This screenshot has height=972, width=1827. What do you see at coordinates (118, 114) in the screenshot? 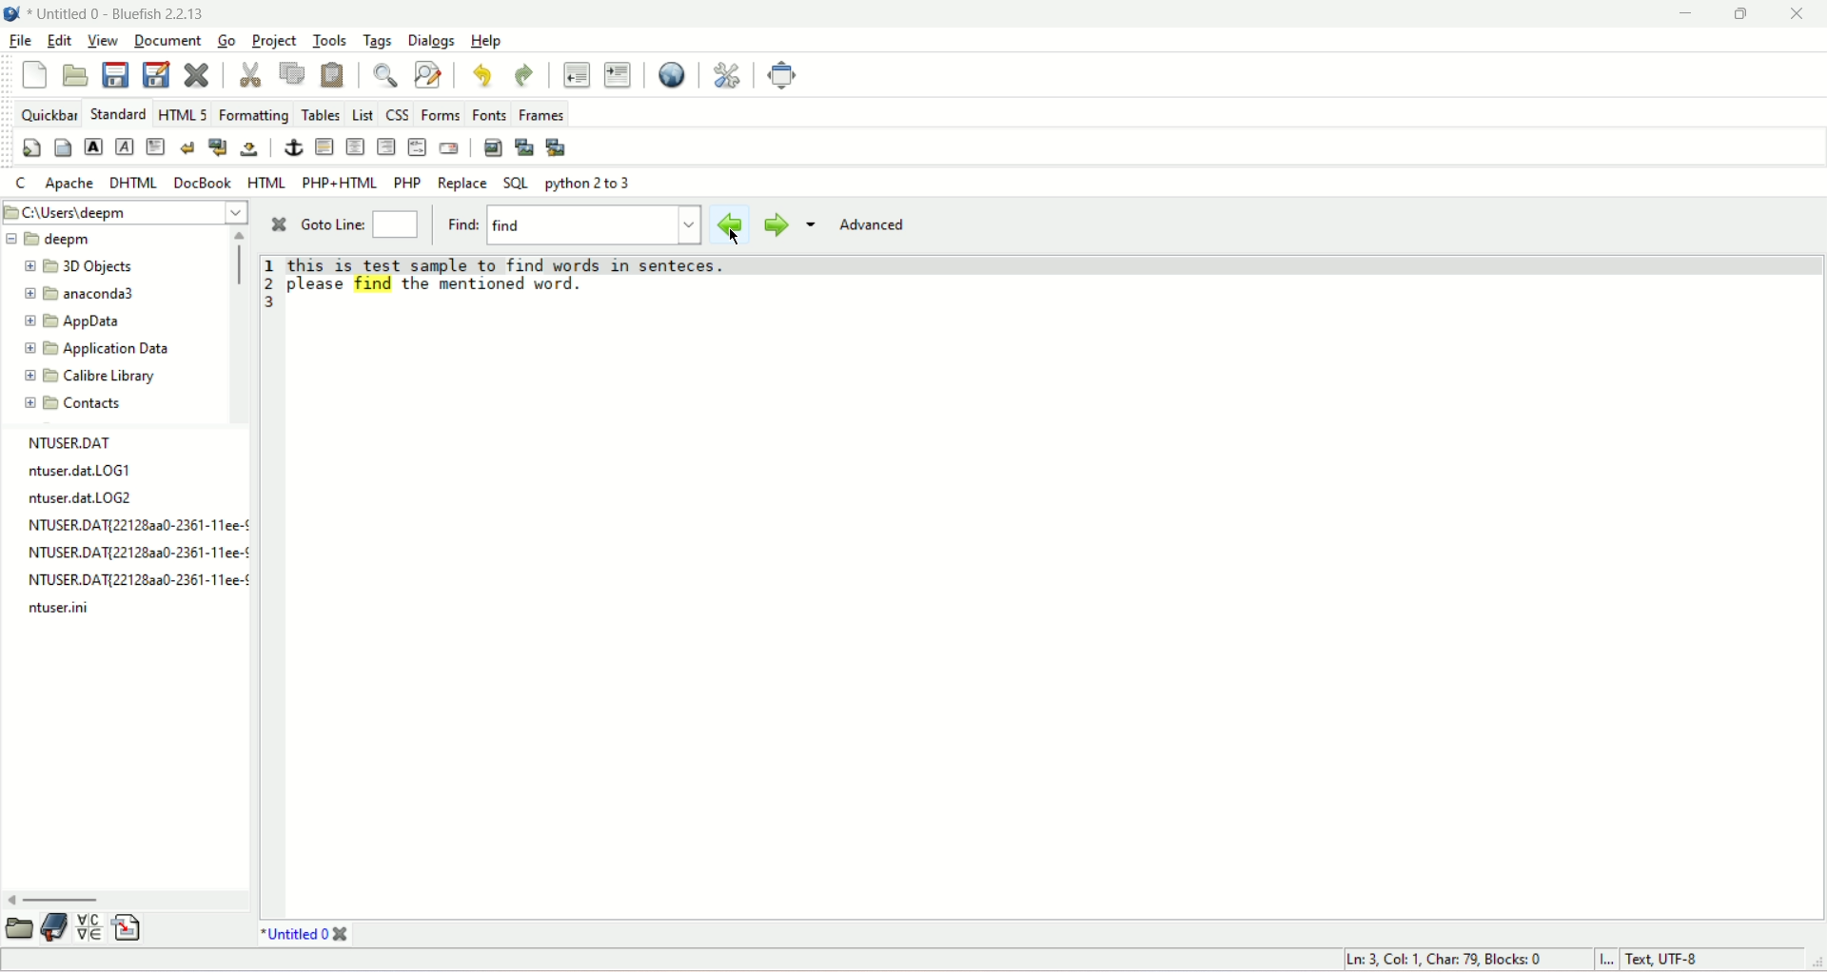
I see `STANDARD` at bounding box center [118, 114].